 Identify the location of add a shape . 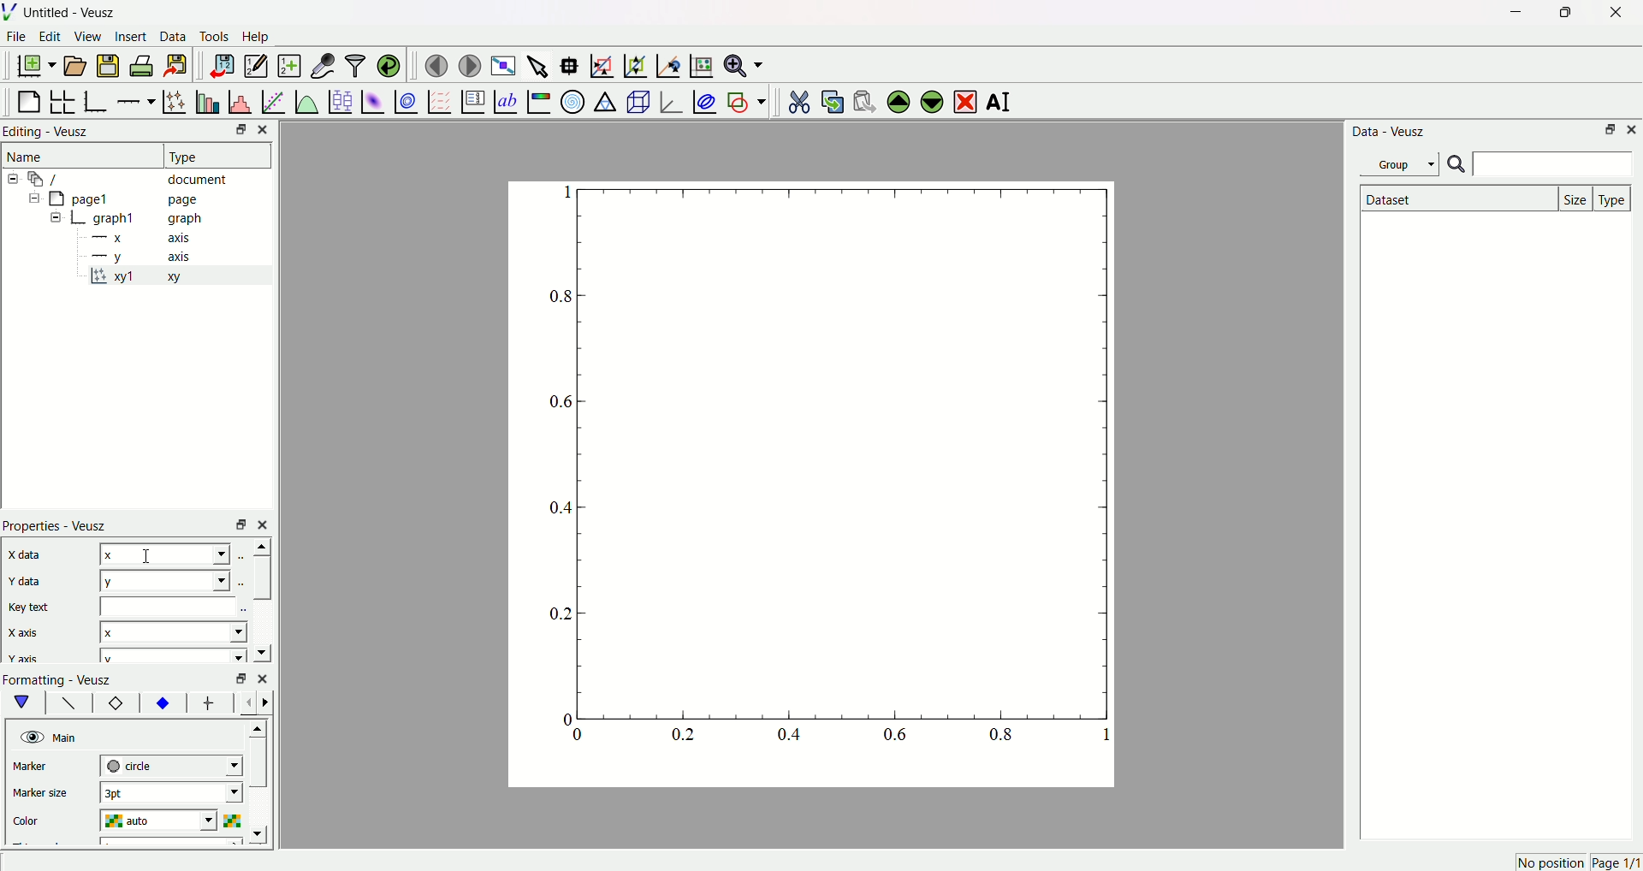
(745, 101).